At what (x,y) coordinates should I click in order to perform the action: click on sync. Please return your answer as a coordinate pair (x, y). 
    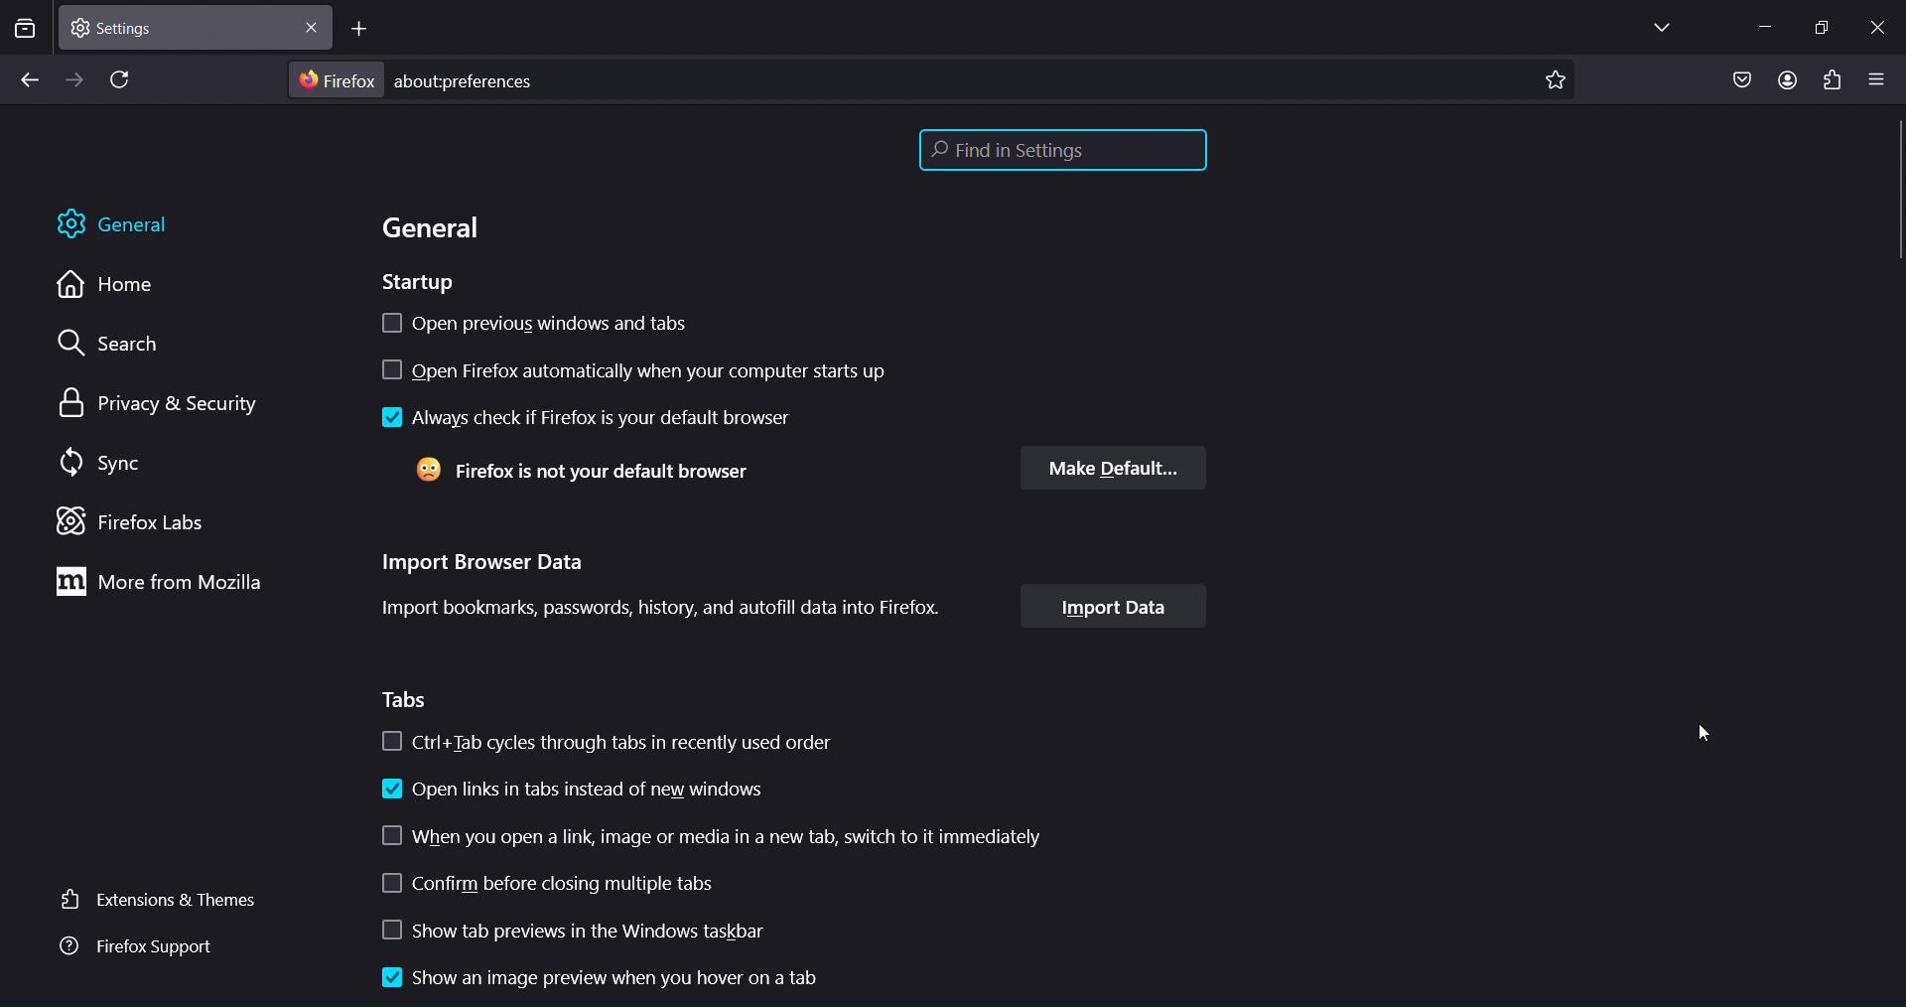
    Looking at the image, I should click on (98, 464).